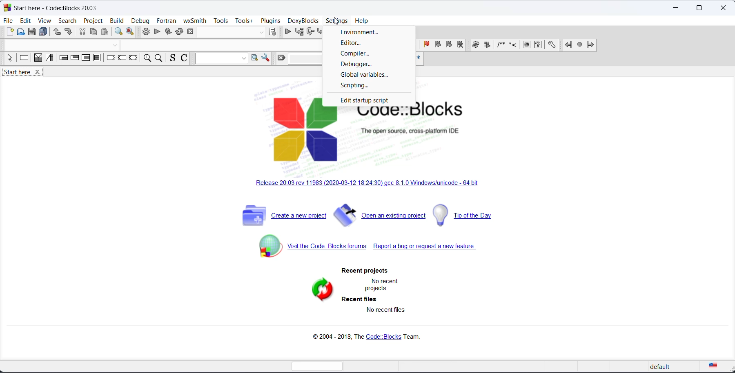 The height and width of the screenshot is (373, 735). What do you see at coordinates (7, 7) in the screenshot?
I see `logo` at bounding box center [7, 7].